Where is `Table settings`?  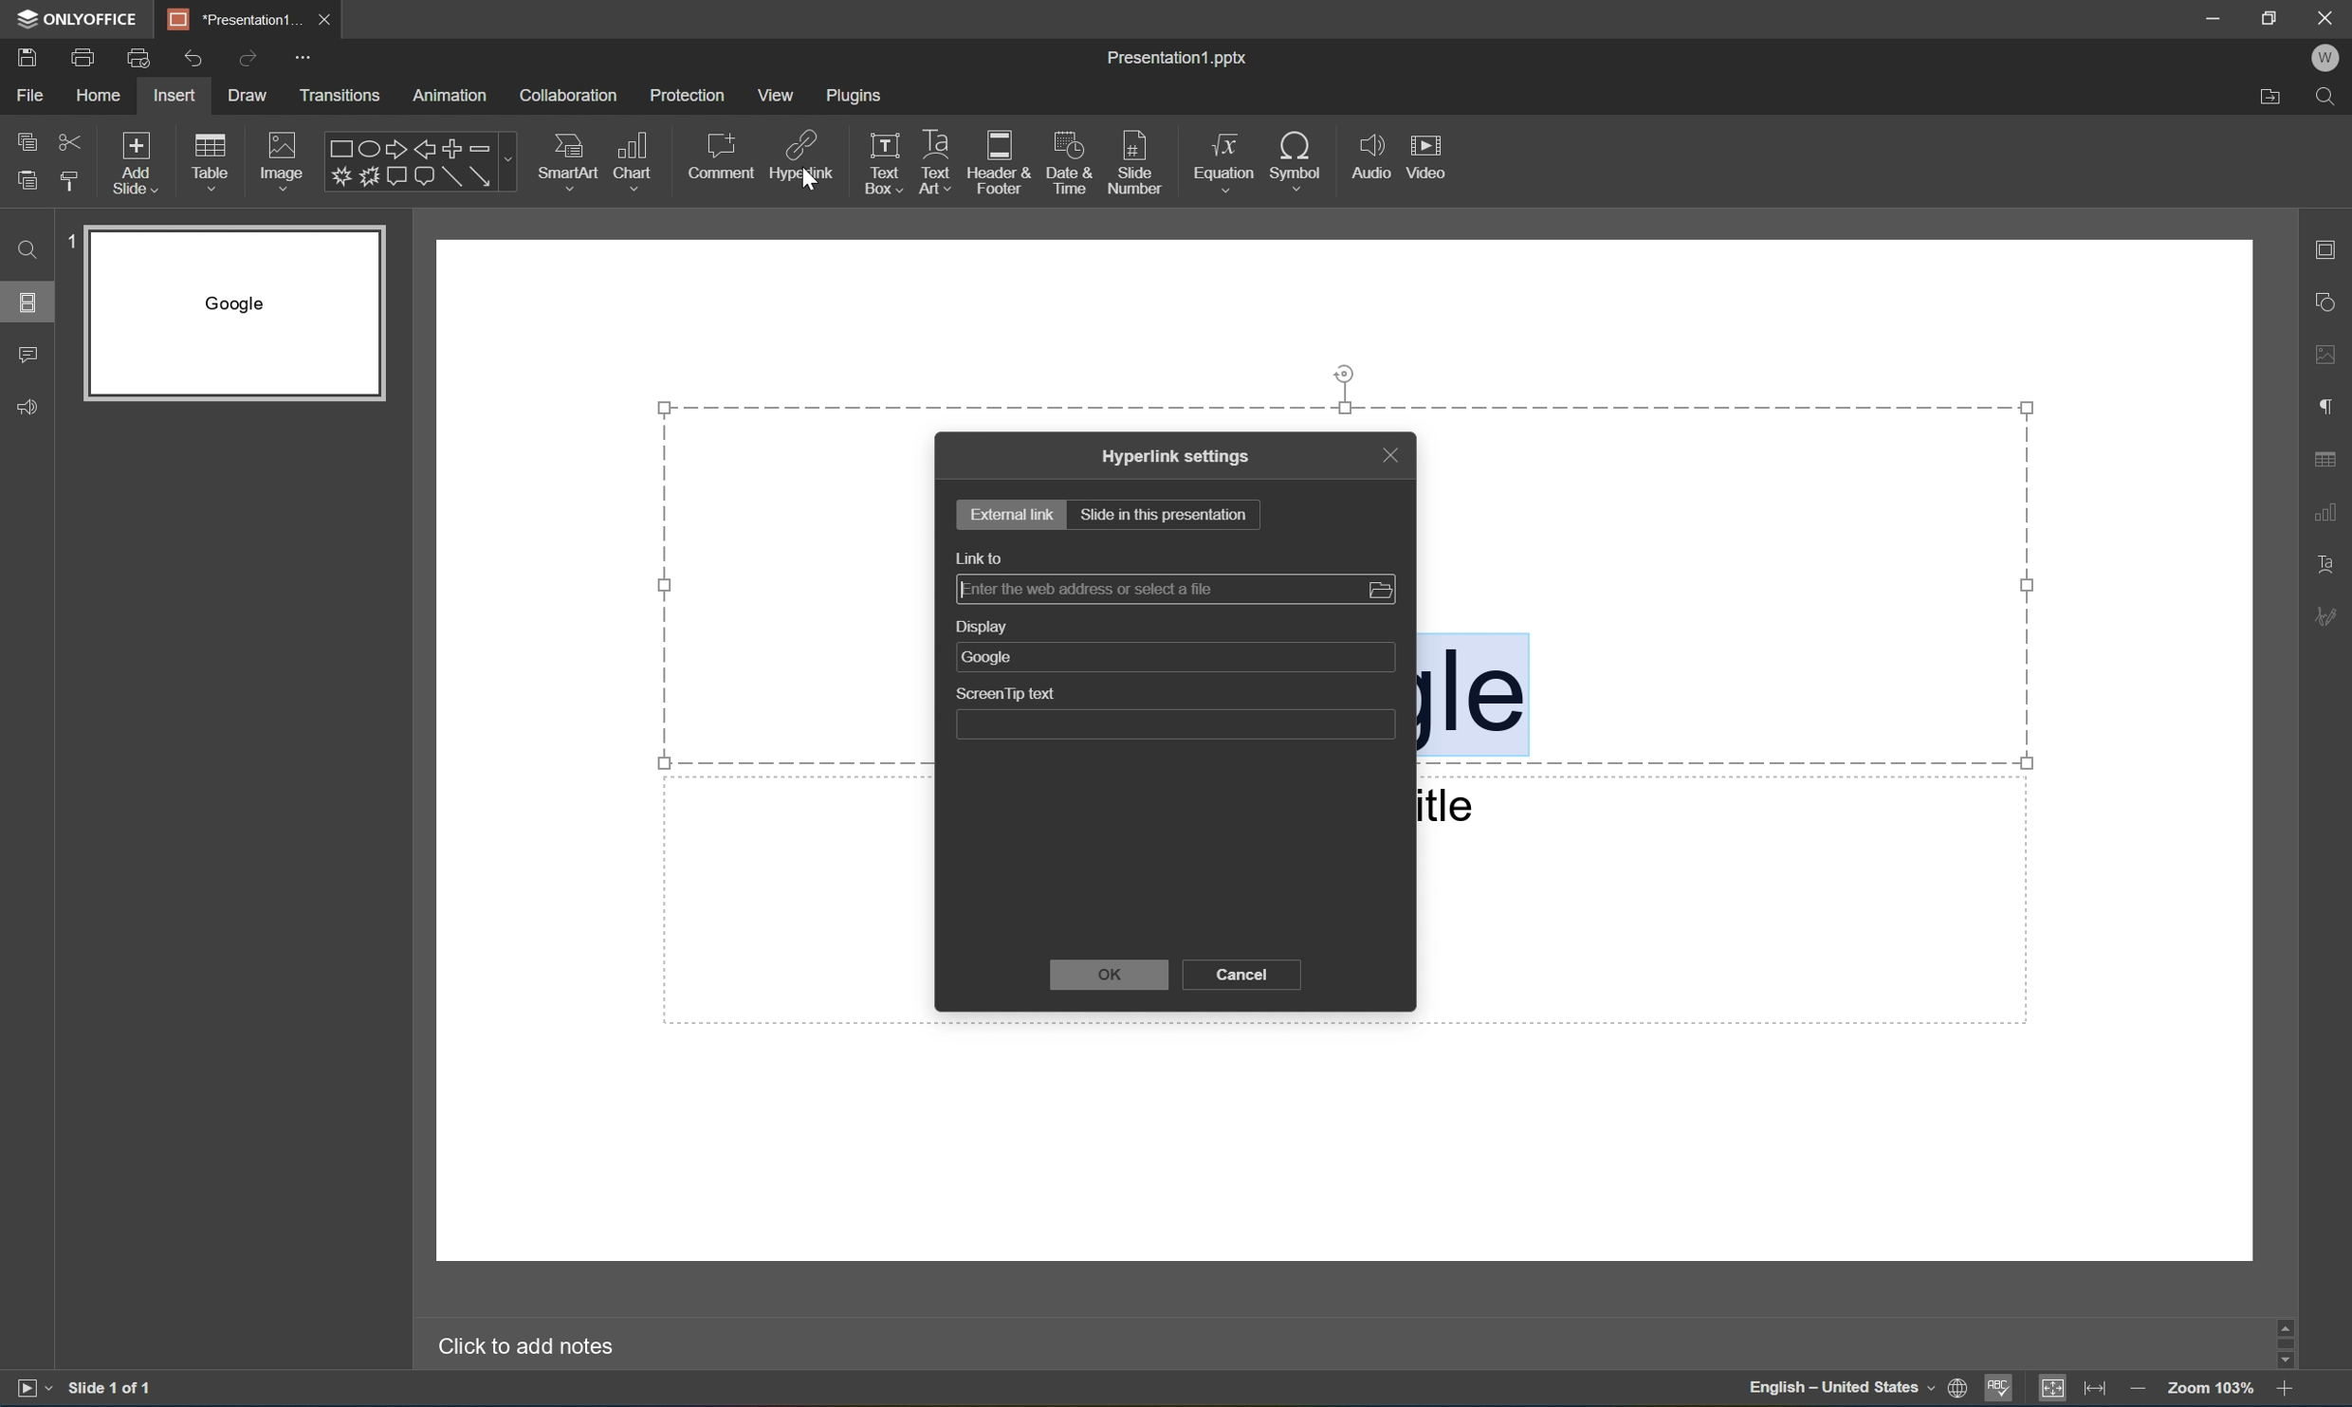
Table settings is located at coordinates (2326, 459).